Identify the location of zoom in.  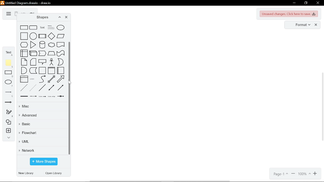
(293, 174).